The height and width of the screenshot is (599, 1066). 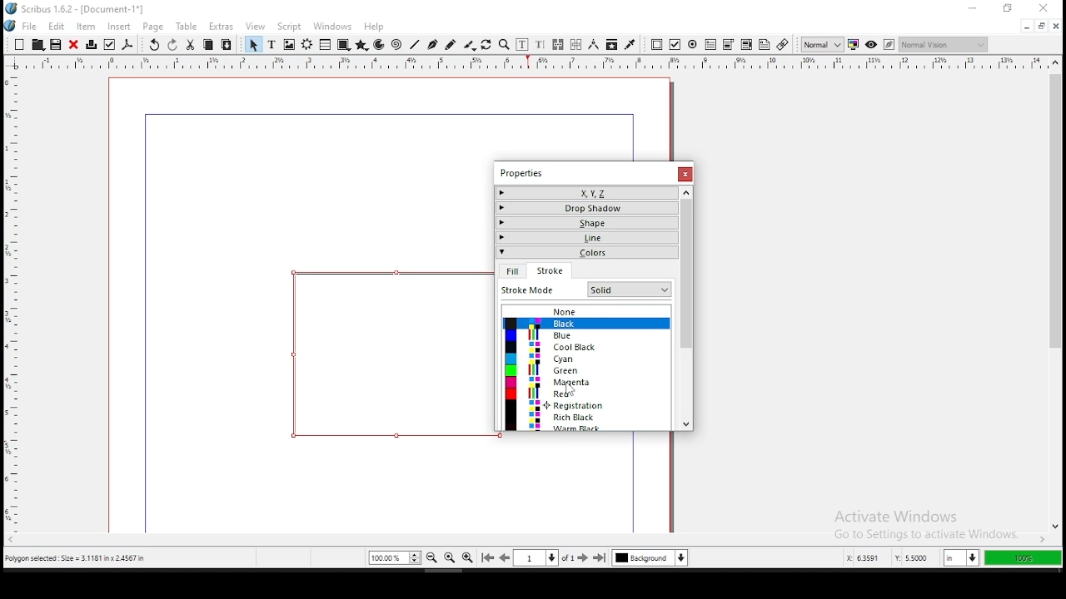 What do you see at coordinates (395, 557) in the screenshot?
I see `zoom 100%` at bounding box center [395, 557].